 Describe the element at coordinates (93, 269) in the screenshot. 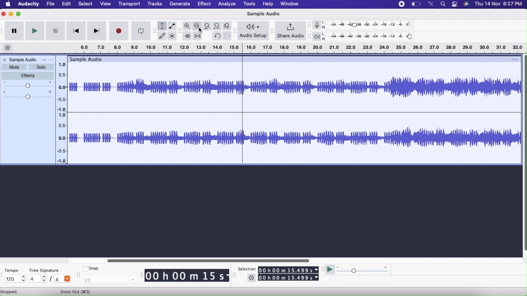

I see `Snap` at that location.